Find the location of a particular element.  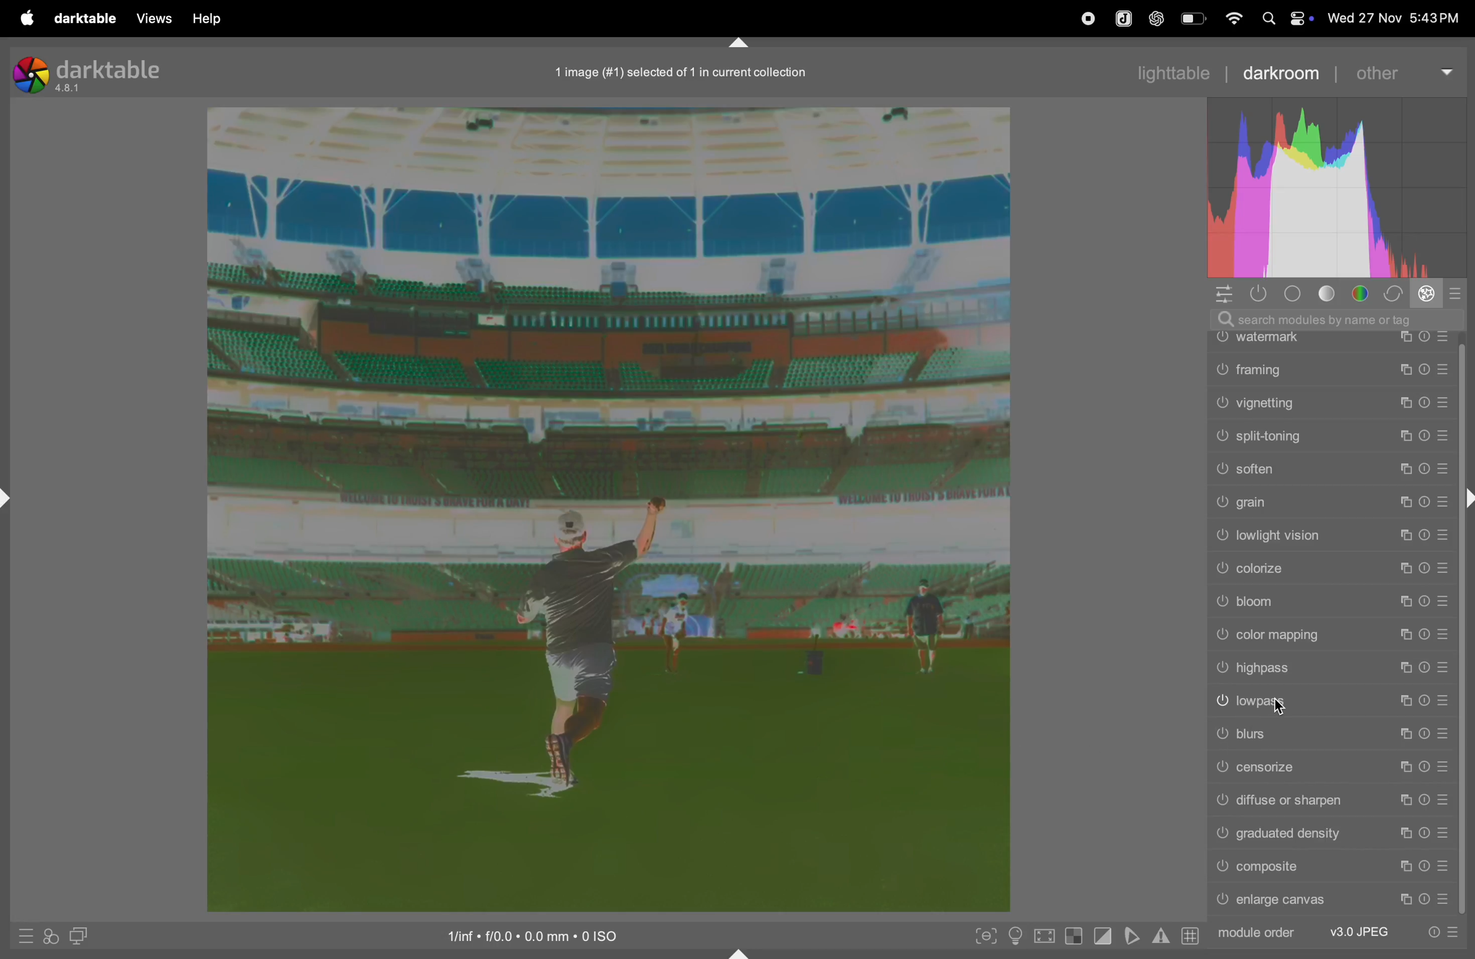

base is located at coordinates (1293, 294).